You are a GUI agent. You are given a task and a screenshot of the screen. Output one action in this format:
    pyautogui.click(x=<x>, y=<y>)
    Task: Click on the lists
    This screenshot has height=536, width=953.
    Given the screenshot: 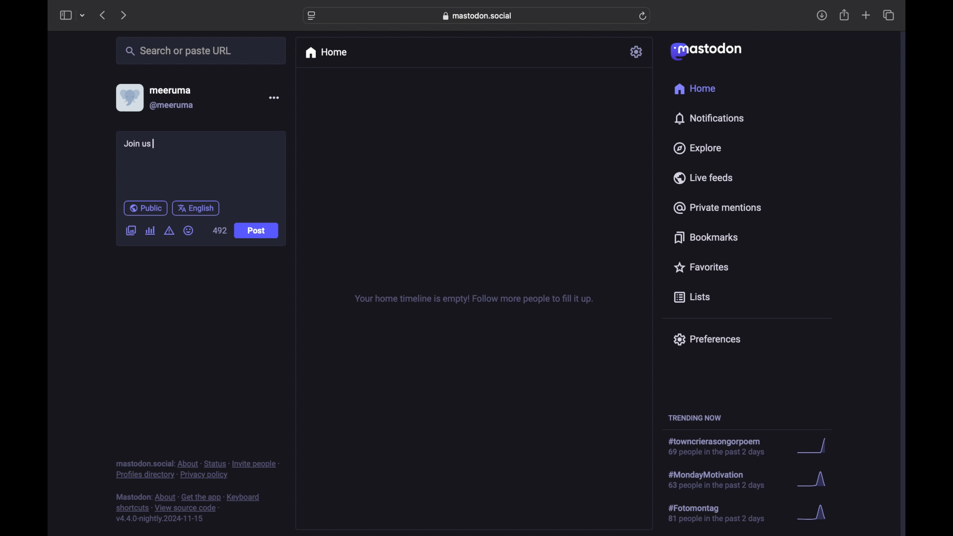 What is the action you would take?
    pyautogui.click(x=692, y=298)
    